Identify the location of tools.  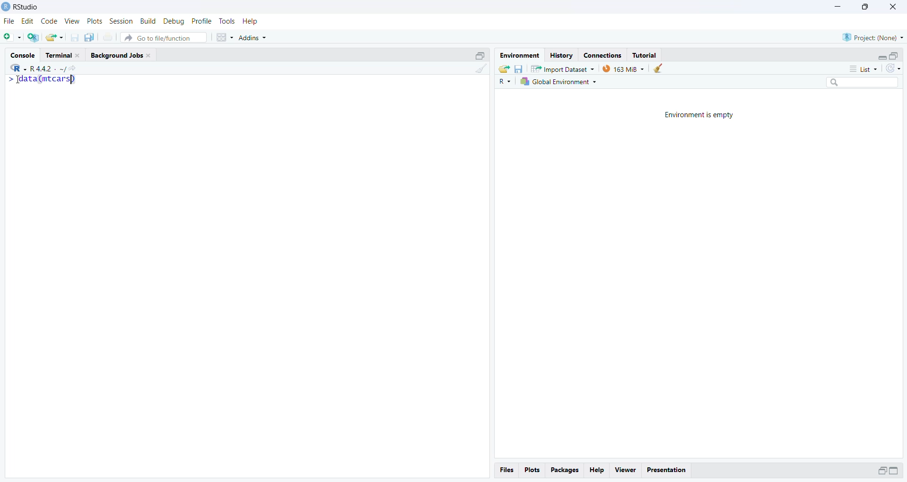
(227, 21).